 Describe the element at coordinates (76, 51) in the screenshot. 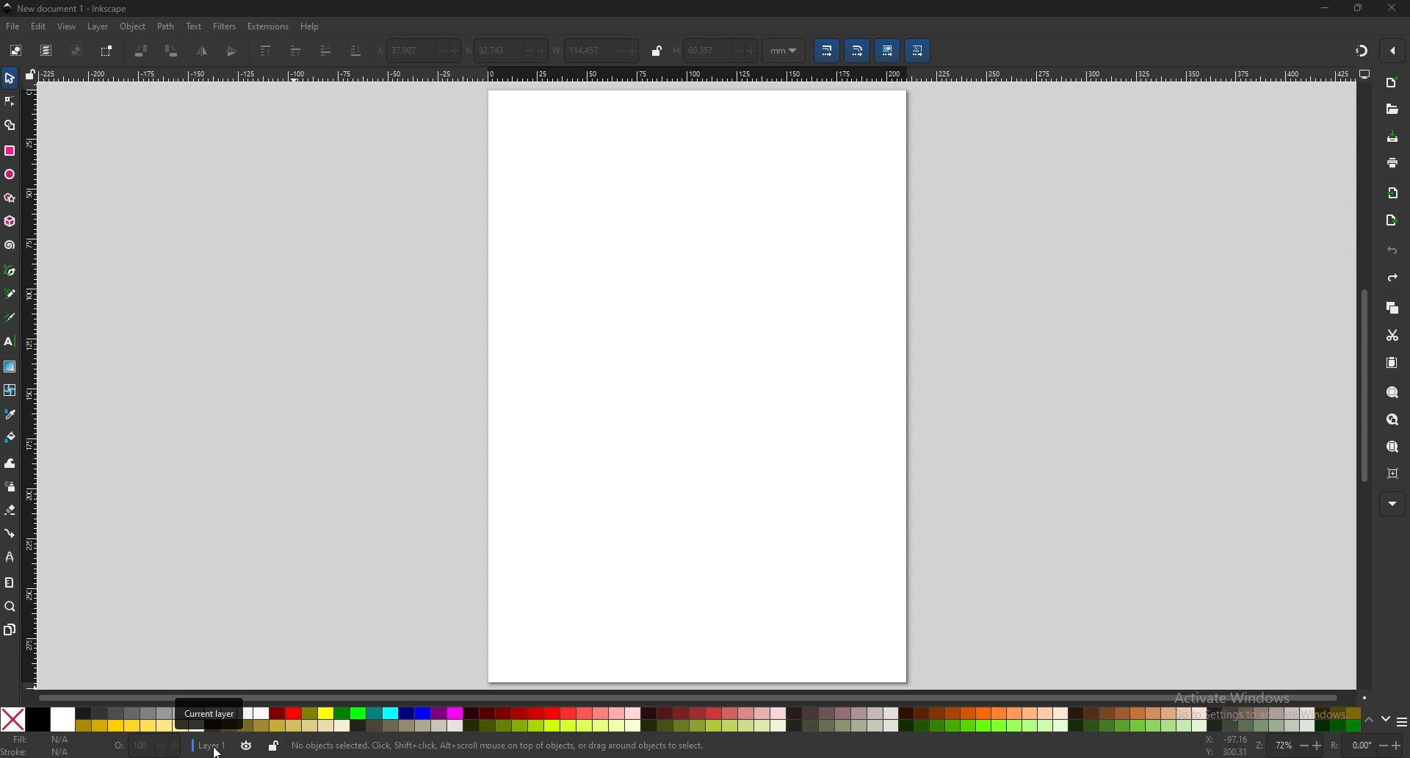

I see `deselect` at that location.